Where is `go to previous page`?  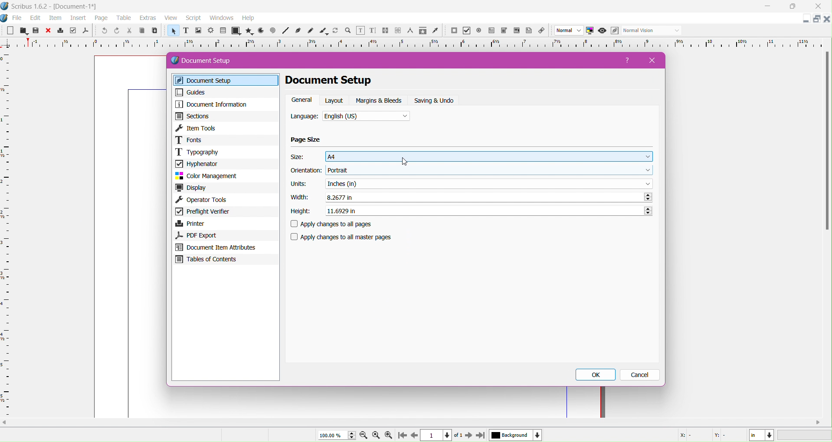
go to previous page is located at coordinates (414, 435).